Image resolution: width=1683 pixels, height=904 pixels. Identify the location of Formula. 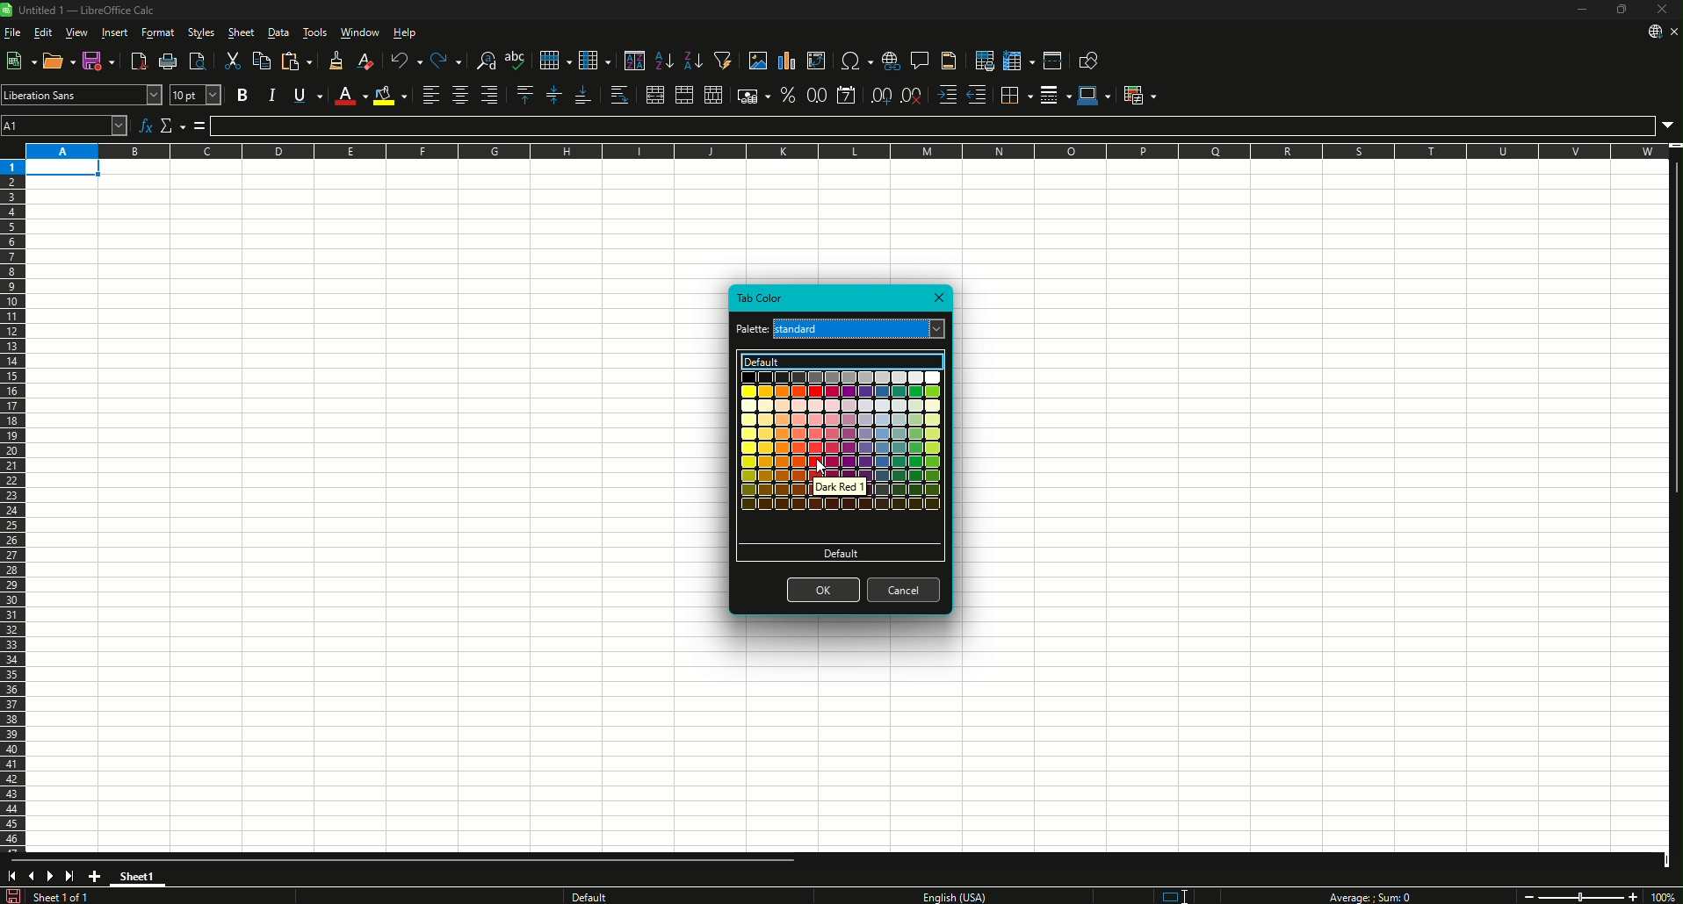
(200, 126).